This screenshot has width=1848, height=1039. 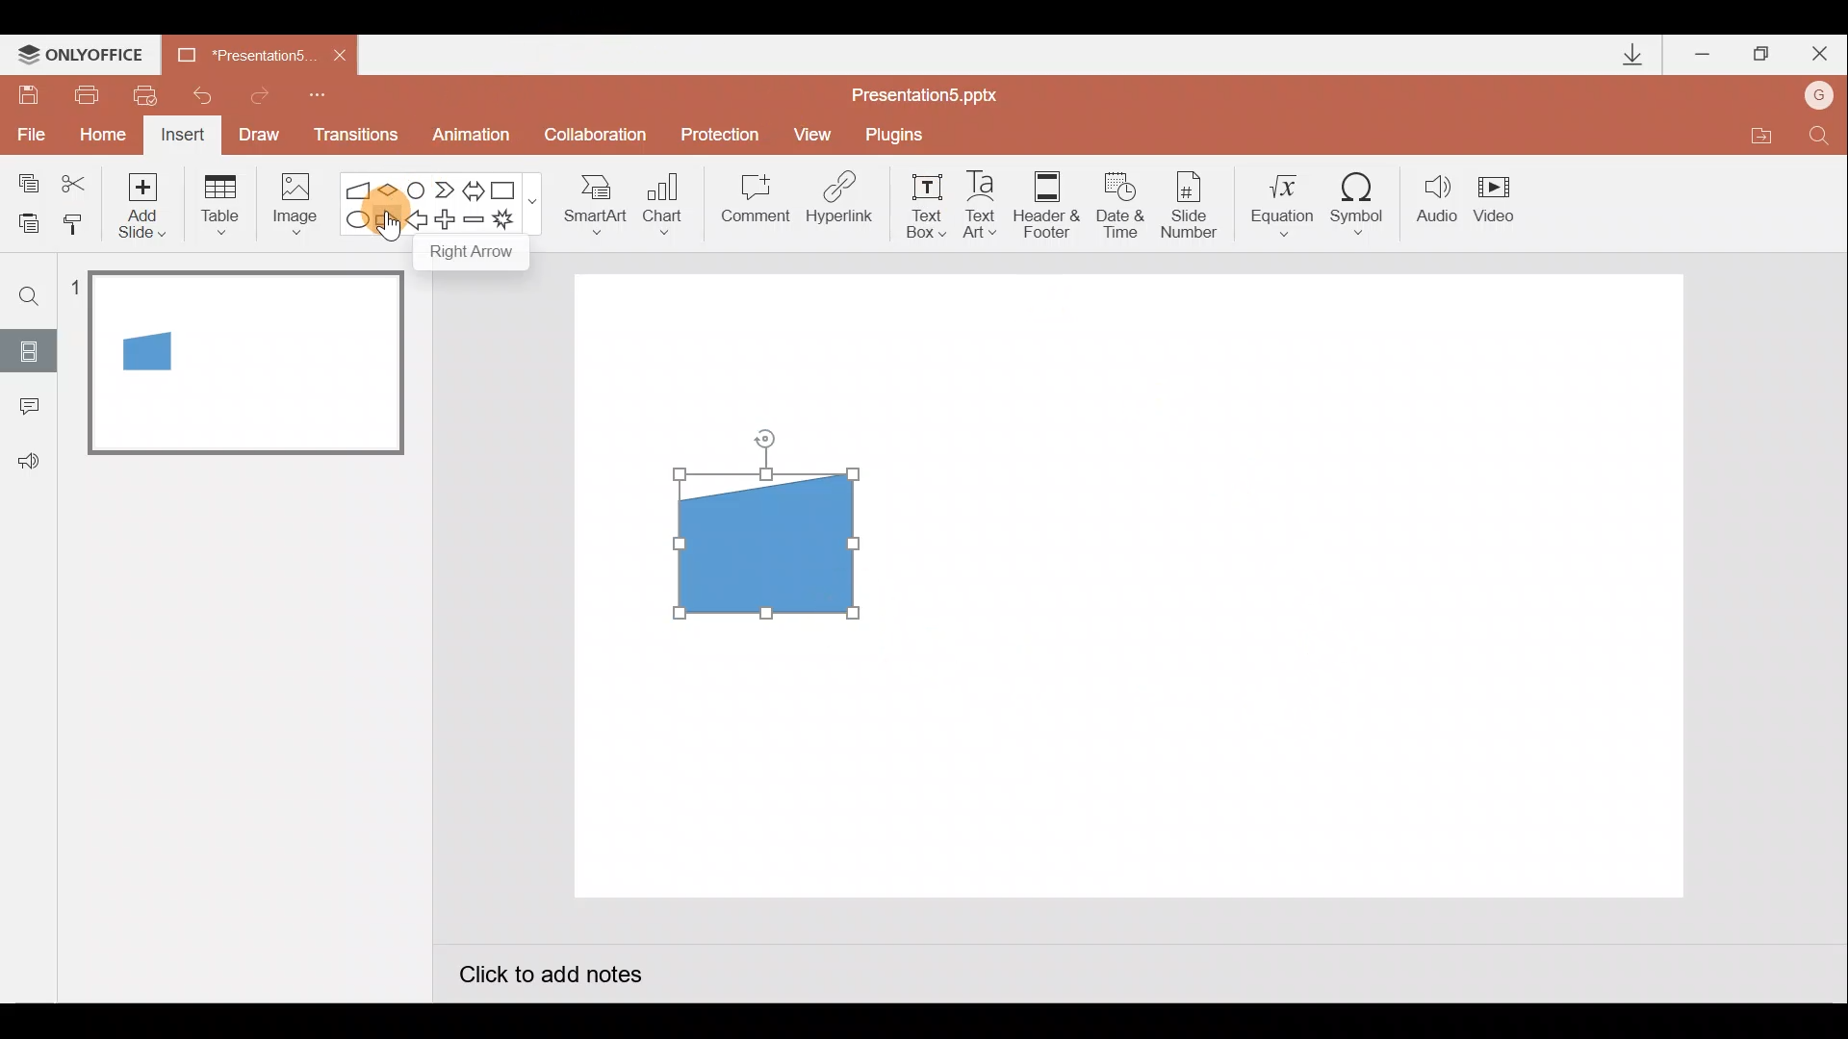 I want to click on Find, so click(x=1819, y=140).